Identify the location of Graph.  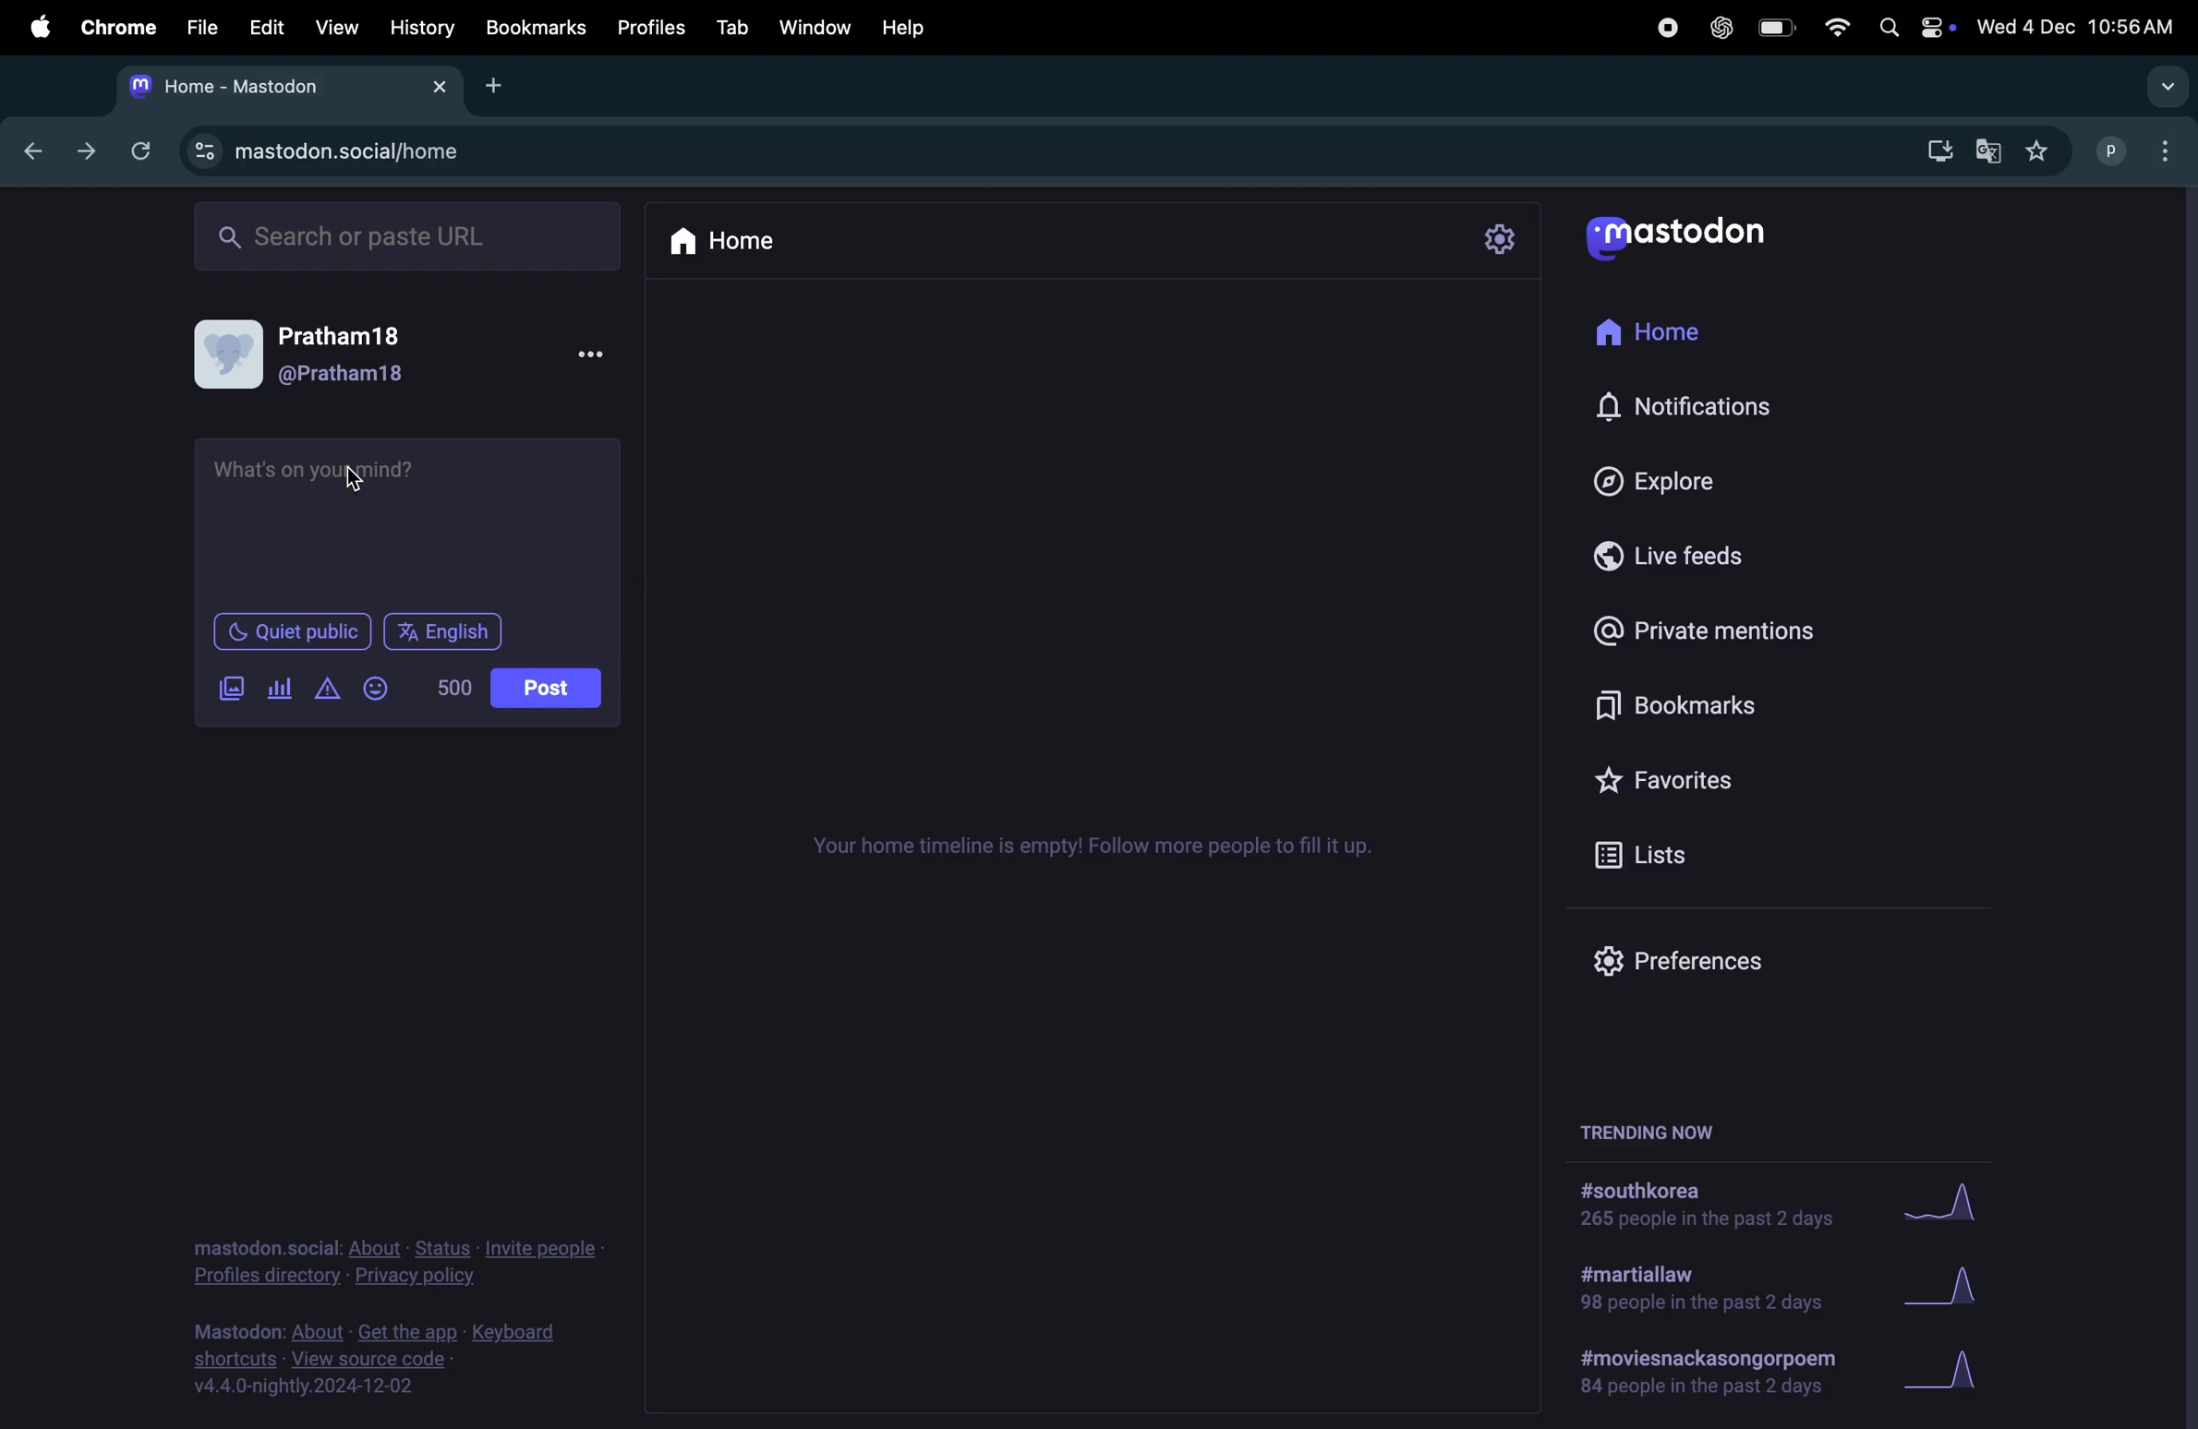
(1957, 1201).